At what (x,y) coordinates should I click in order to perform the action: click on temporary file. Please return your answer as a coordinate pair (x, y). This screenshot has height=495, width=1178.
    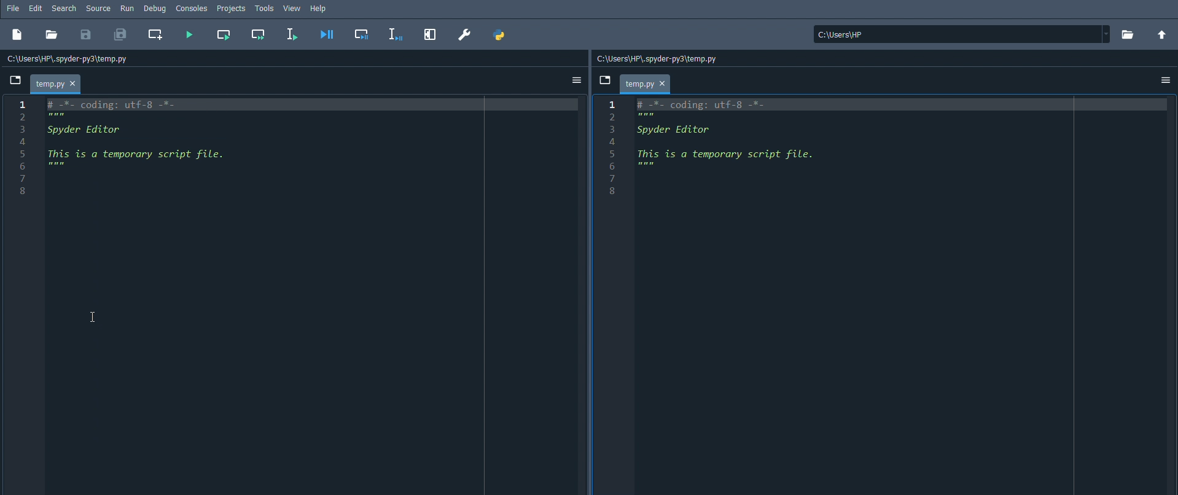
    Looking at the image, I should click on (58, 84).